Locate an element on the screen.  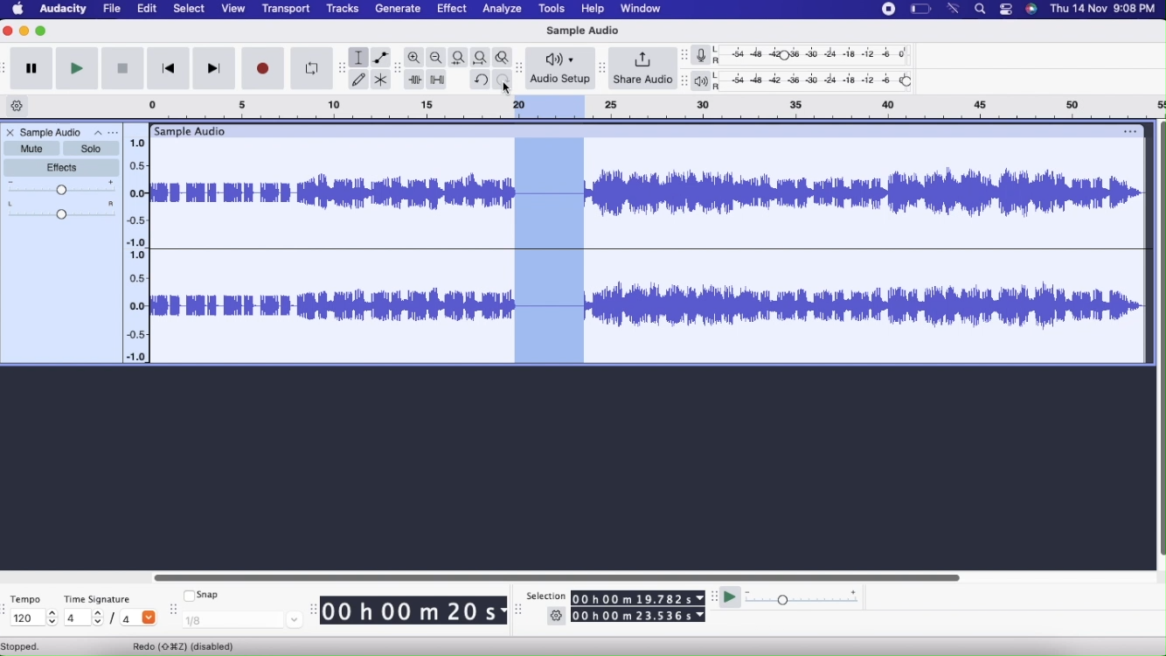
Silence audio selection is located at coordinates (439, 80).